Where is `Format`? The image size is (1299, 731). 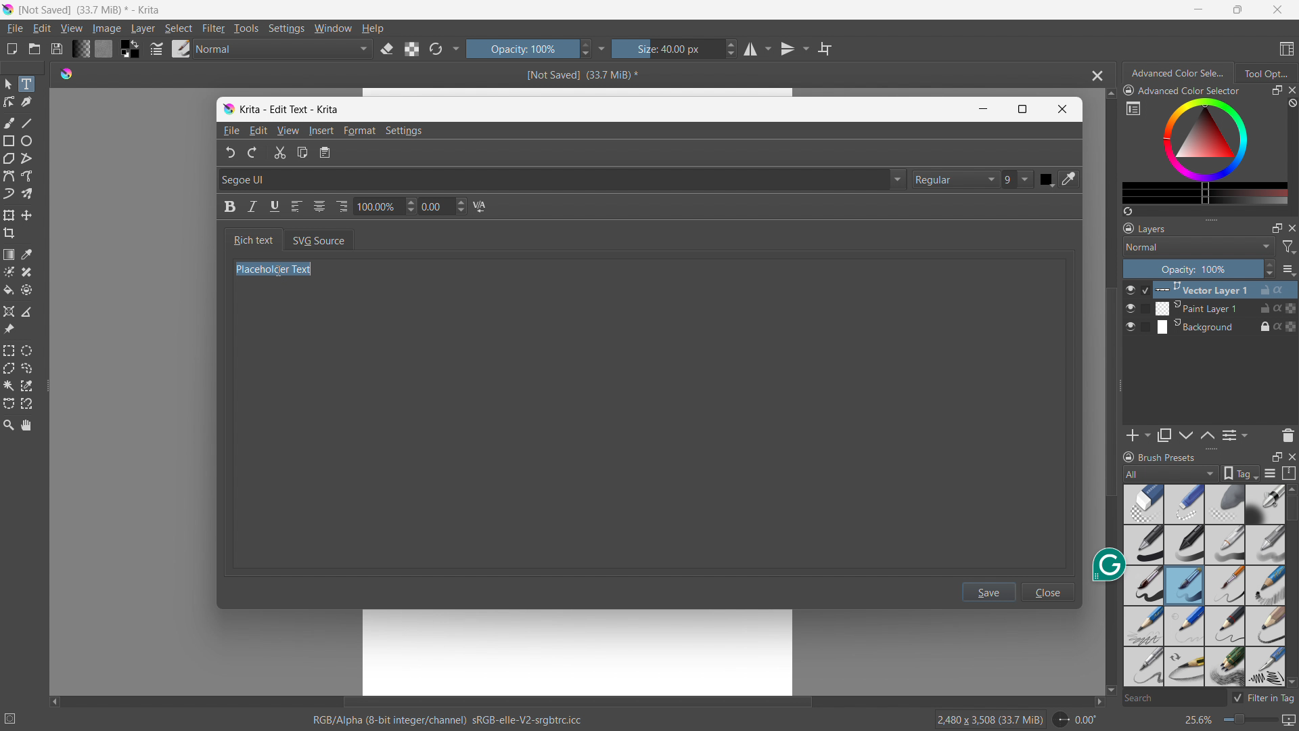 Format is located at coordinates (361, 131).